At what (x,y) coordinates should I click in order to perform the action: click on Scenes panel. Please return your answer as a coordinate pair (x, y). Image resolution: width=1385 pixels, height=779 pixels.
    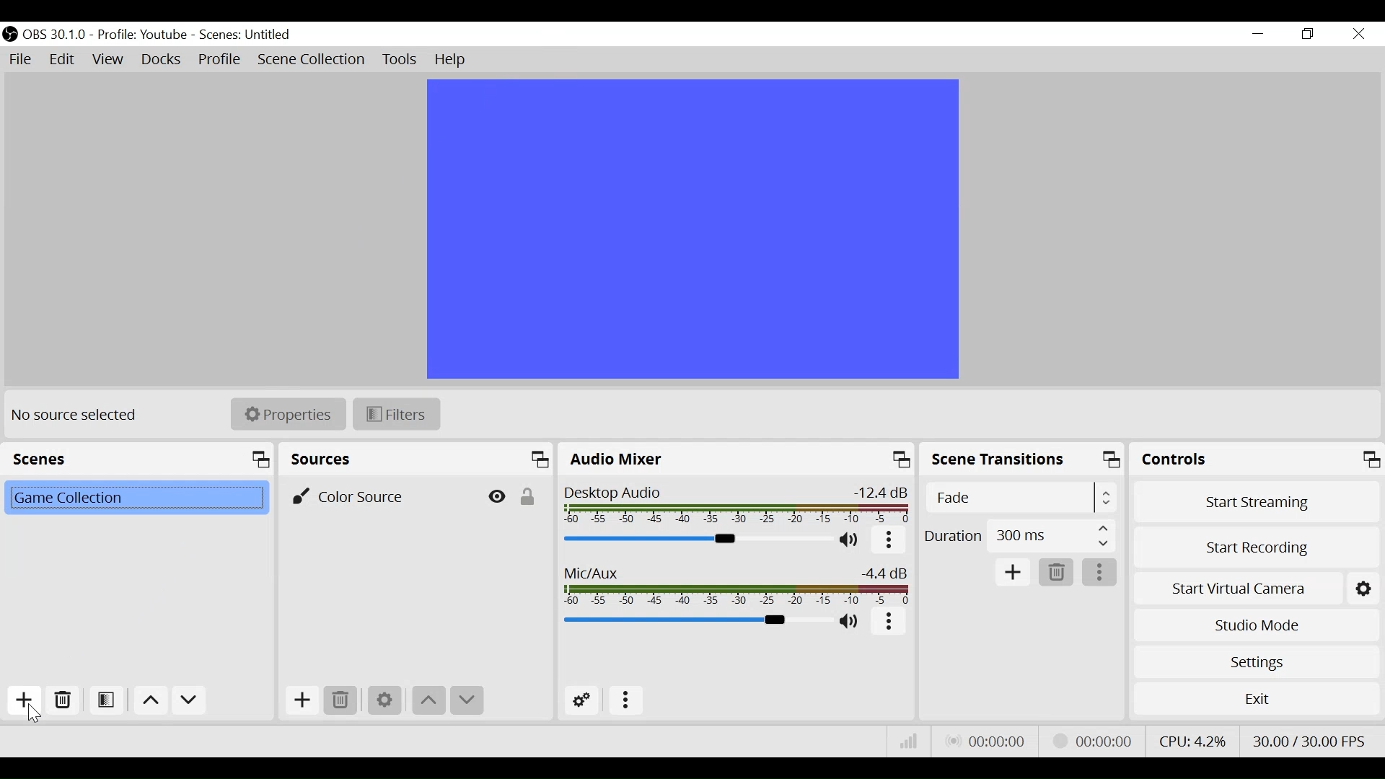
    Looking at the image, I should click on (140, 459).